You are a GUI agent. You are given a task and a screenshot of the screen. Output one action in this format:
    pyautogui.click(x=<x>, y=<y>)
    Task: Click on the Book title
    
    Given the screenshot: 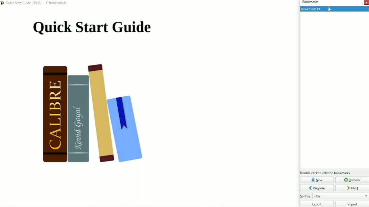 What is the action you would take?
    pyautogui.click(x=38, y=3)
    